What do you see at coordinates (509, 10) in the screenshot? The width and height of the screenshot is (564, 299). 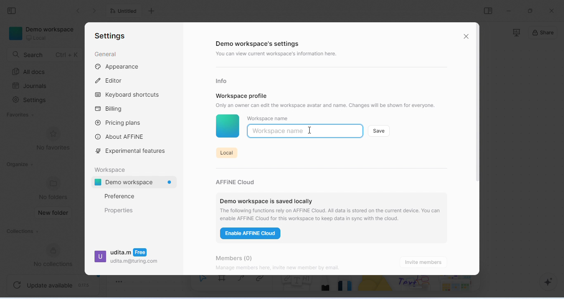 I see `minimize` at bounding box center [509, 10].